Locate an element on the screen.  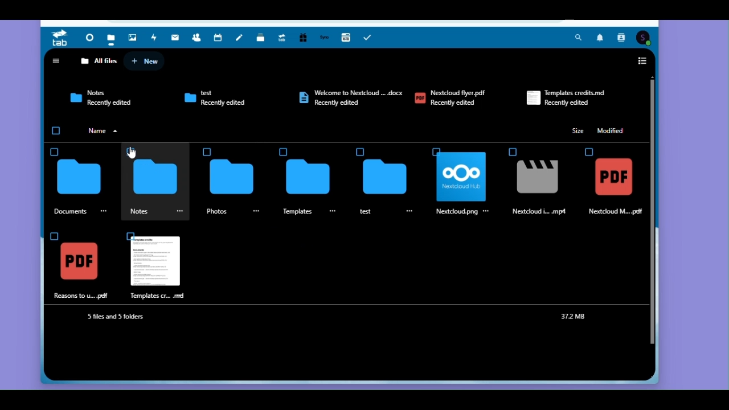
16TB is located at coordinates (347, 37).